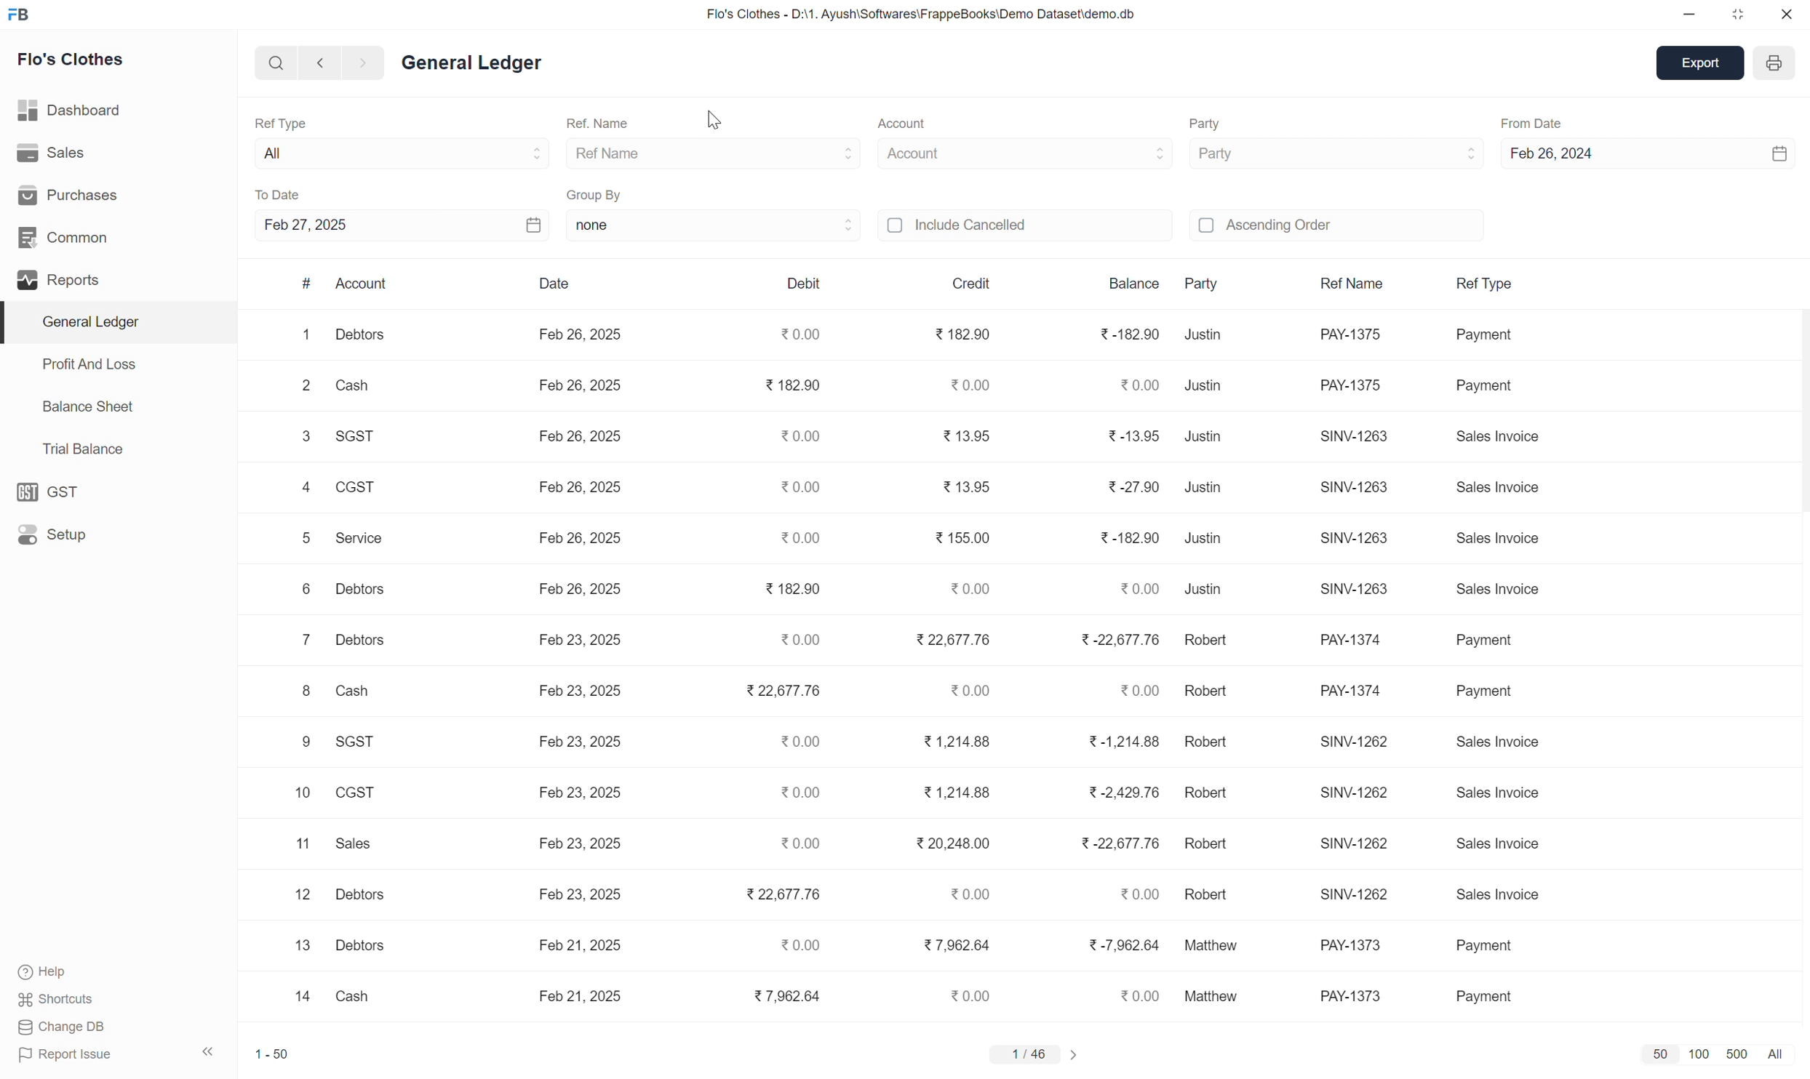 Image resolution: width=1810 pixels, height=1079 pixels. Describe the element at coordinates (594, 196) in the screenshot. I see `group by` at that location.